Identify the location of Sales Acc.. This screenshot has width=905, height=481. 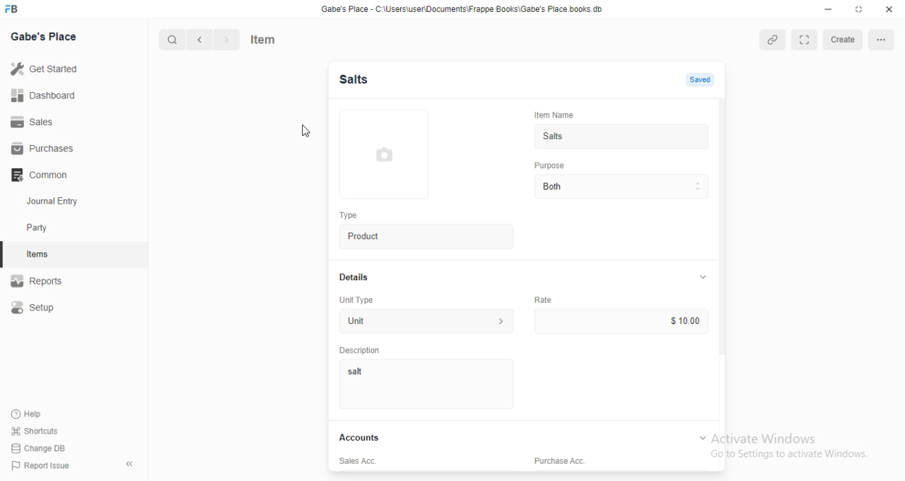
(362, 460).